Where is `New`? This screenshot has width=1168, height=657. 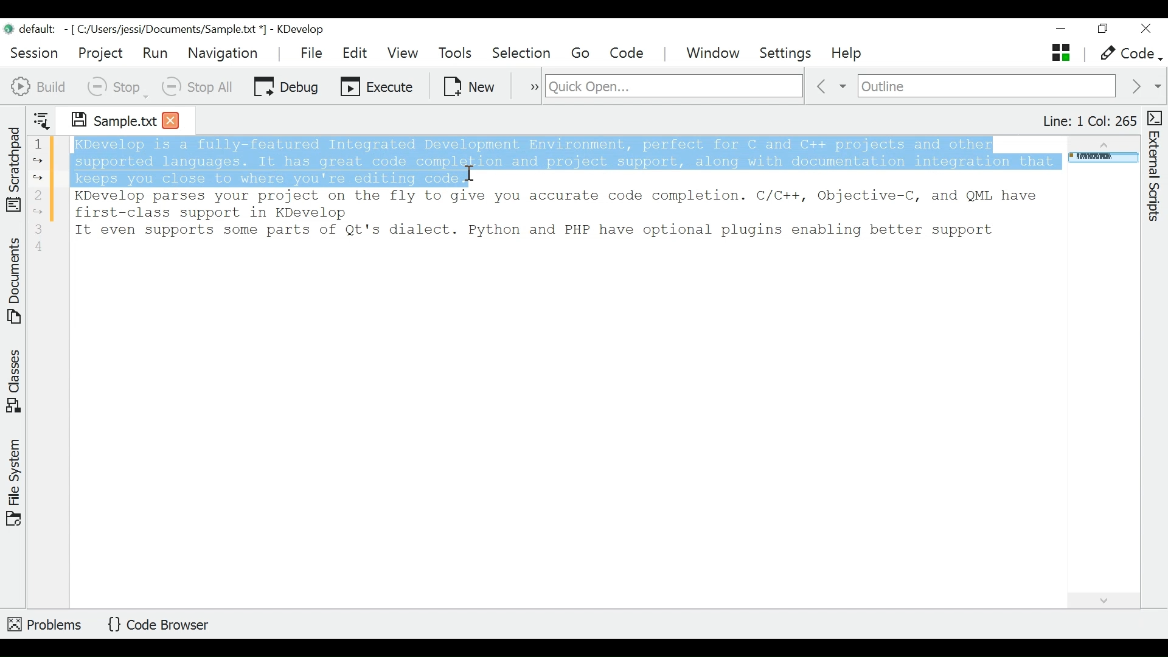
New is located at coordinates (470, 85).